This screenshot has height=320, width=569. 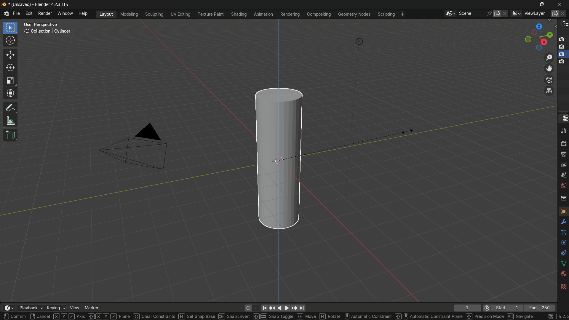 I want to click on logo, so click(x=4, y=4).